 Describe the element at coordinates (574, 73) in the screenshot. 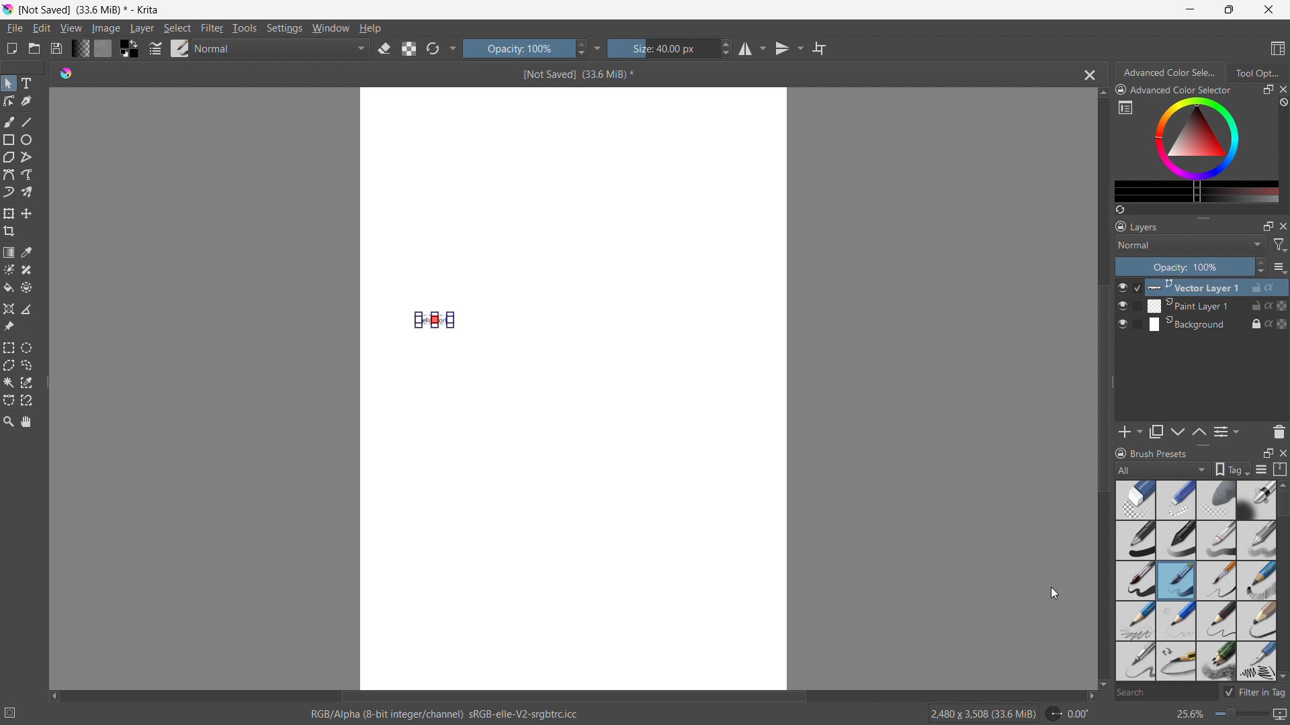

I see `Not saved(33.5 Mib` at that location.